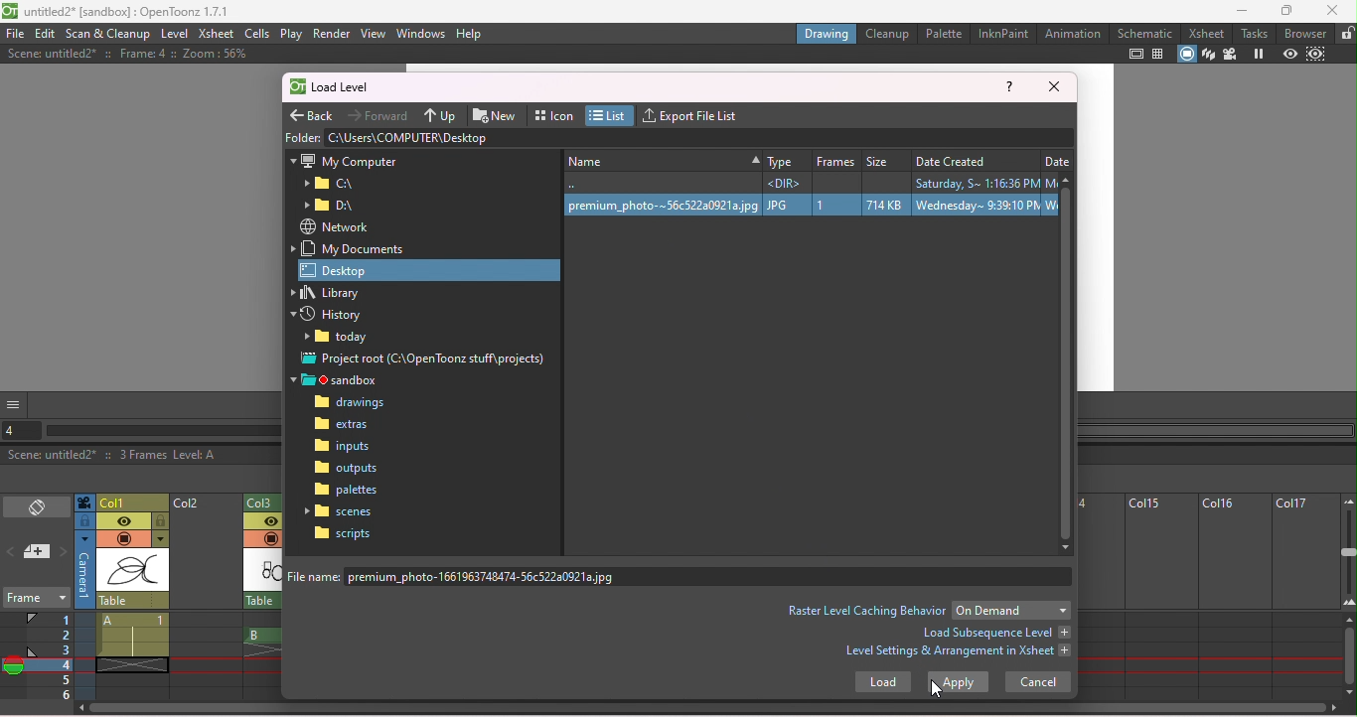 The height and width of the screenshot is (717, 1357). Describe the element at coordinates (498, 113) in the screenshot. I see `New` at that location.